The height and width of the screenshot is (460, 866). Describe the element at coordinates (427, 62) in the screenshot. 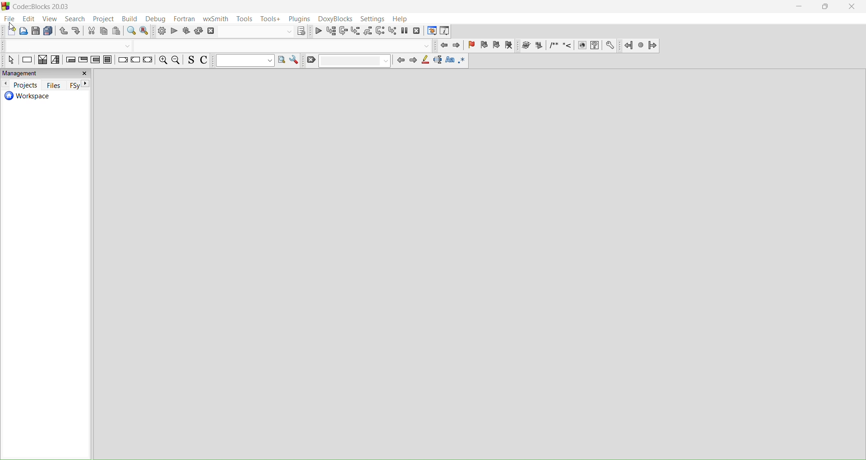

I see `highlight` at that location.